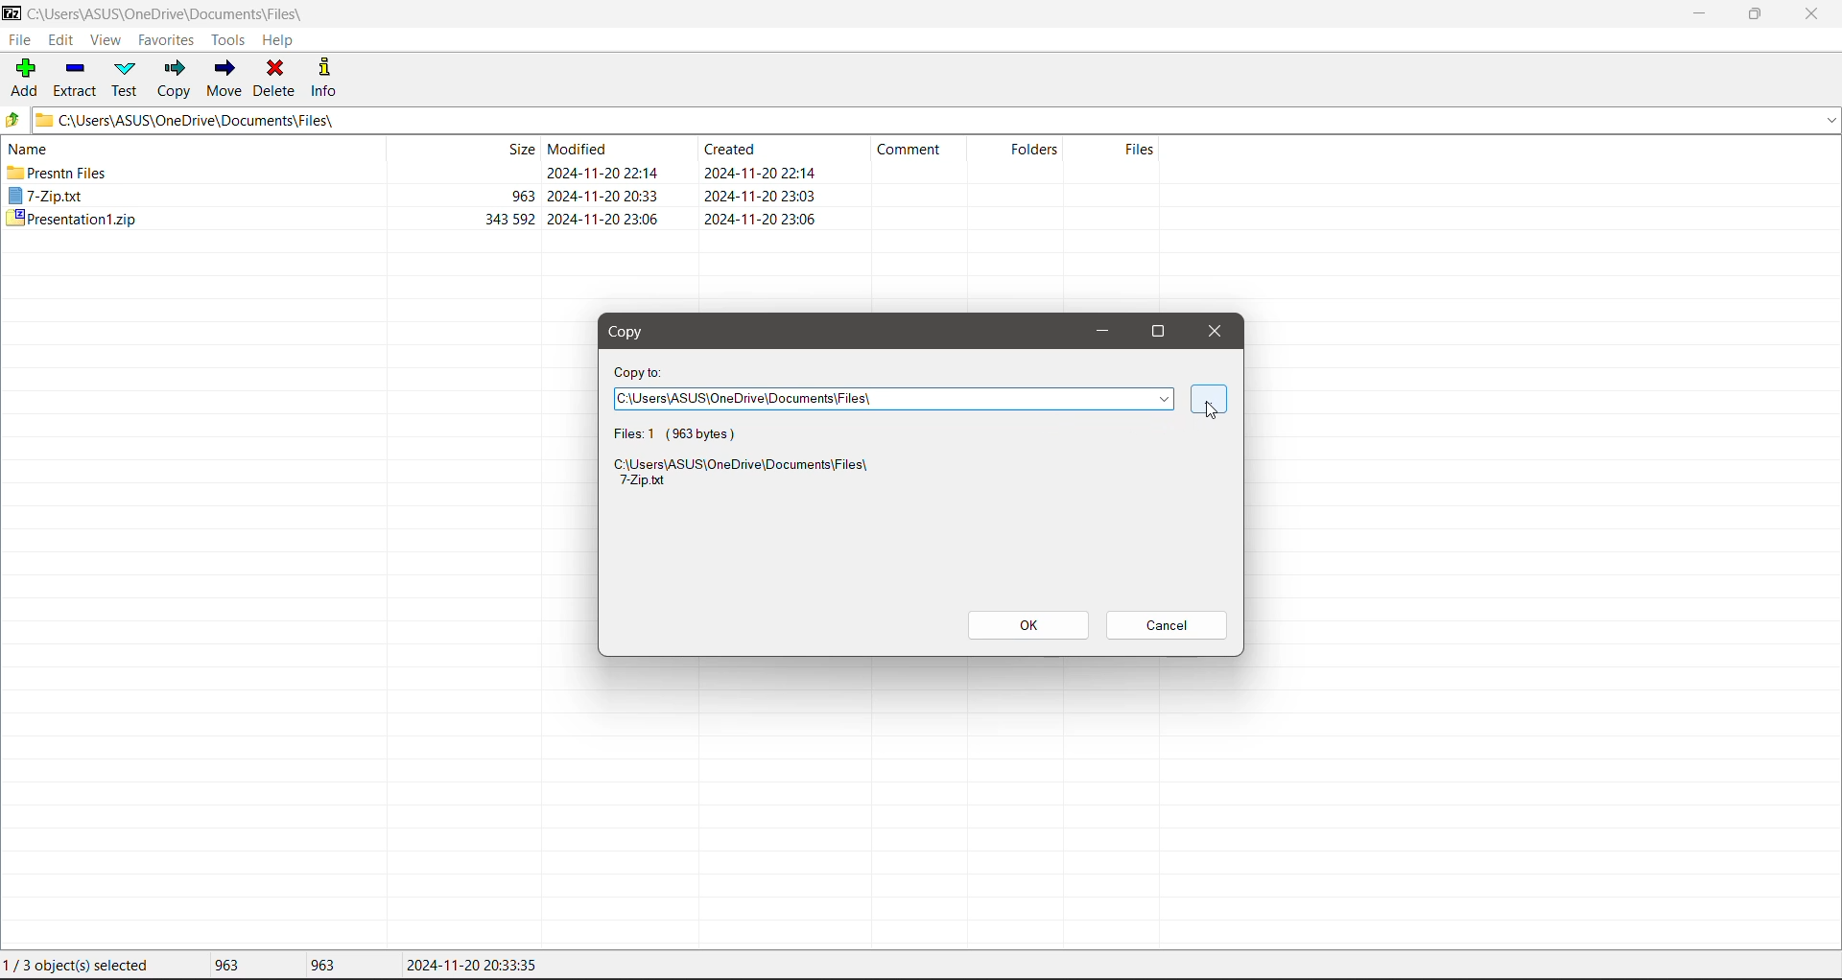 Image resolution: width=1842 pixels, height=980 pixels. What do you see at coordinates (1216, 333) in the screenshot?
I see `Close` at bounding box center [1216, 333].